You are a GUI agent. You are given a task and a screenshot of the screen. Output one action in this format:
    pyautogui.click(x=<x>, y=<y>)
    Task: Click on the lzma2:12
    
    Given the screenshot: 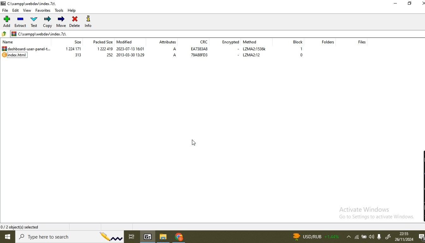 What is the action you would take?
    pyautogui.click(x=254, y=56)
    